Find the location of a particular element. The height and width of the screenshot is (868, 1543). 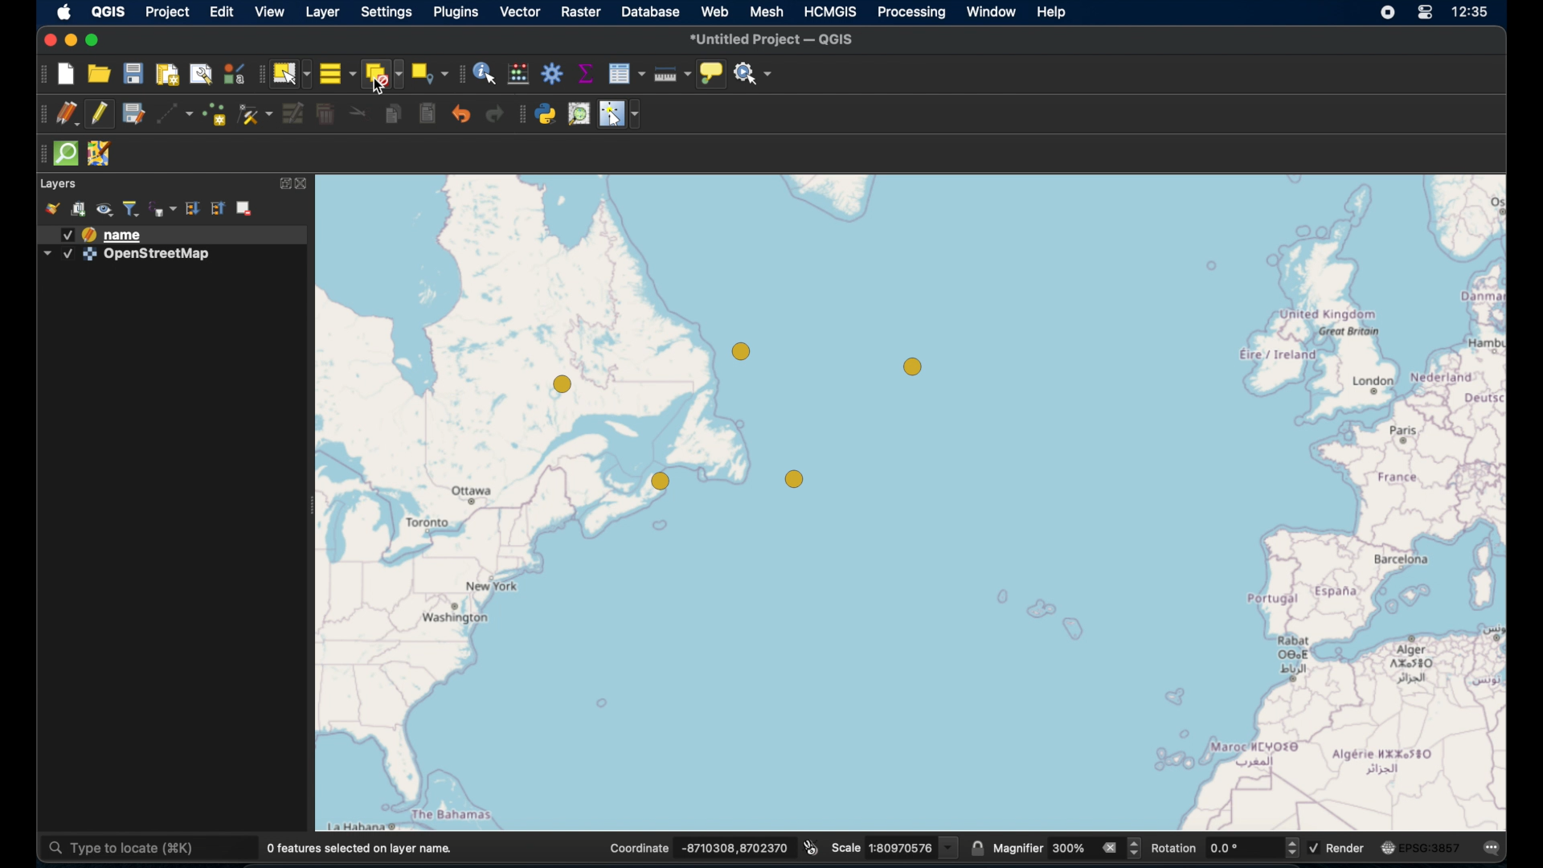

toolbox is located at coordinates (552, 75).